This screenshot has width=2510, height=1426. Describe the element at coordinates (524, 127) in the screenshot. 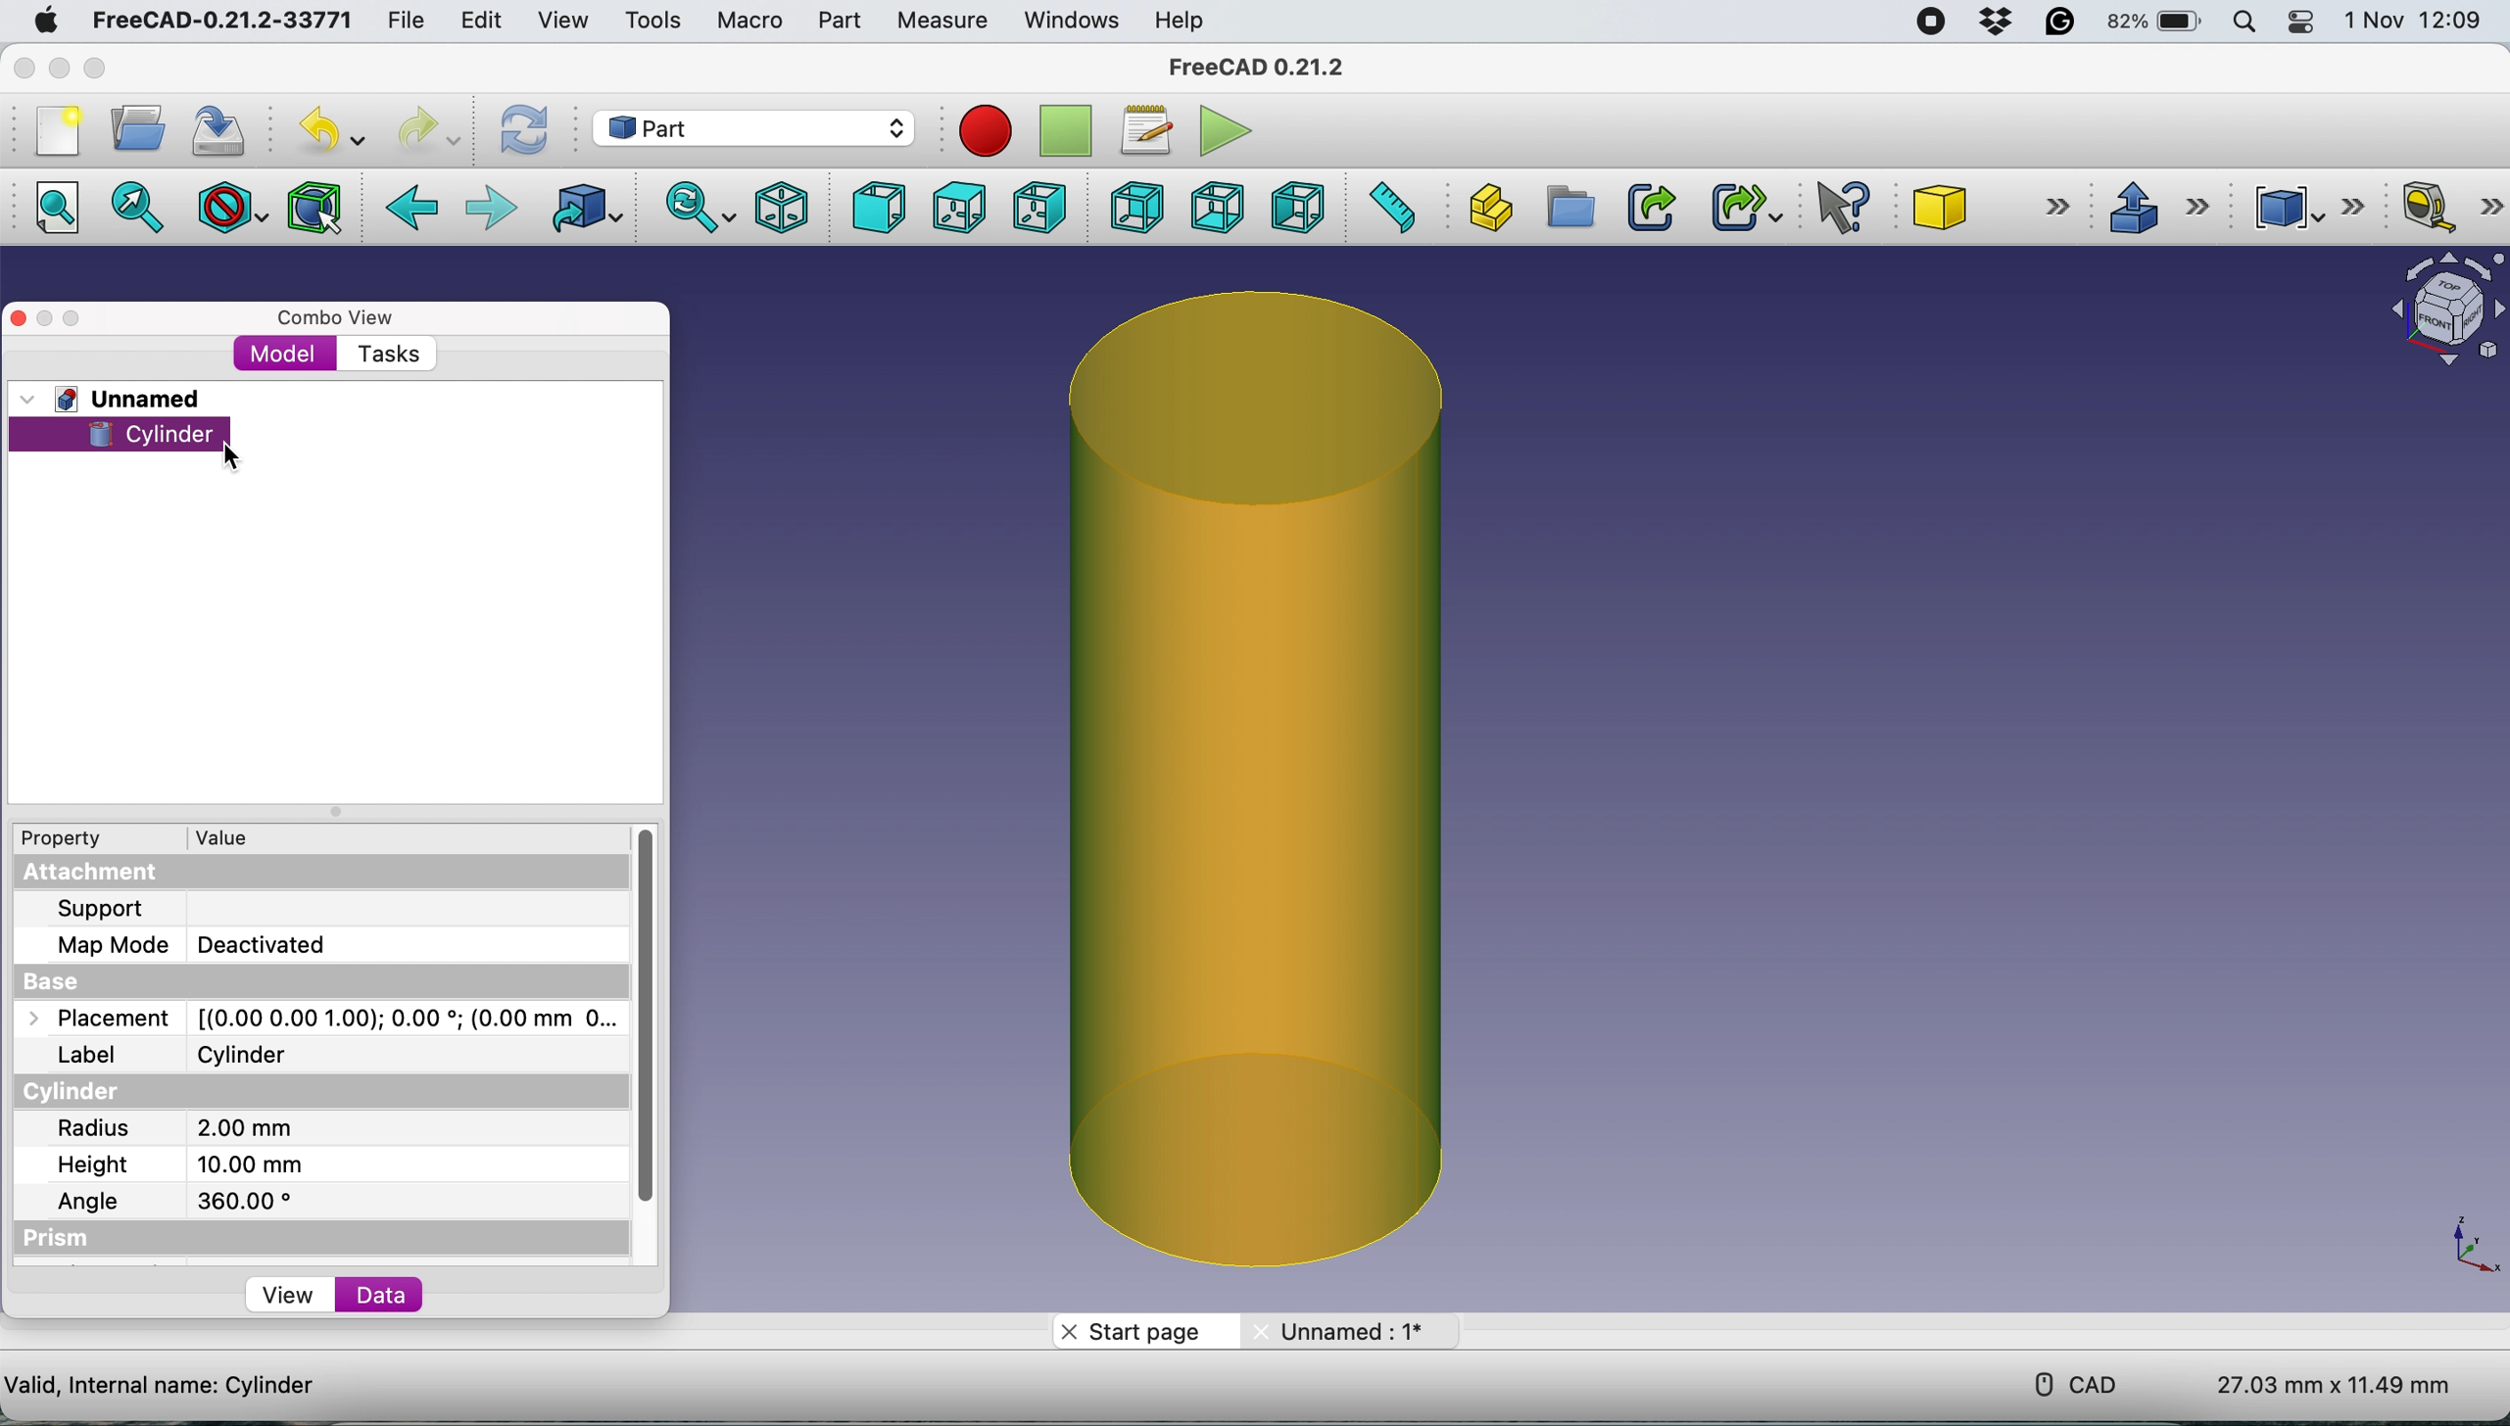

I see `refresh` at that location.